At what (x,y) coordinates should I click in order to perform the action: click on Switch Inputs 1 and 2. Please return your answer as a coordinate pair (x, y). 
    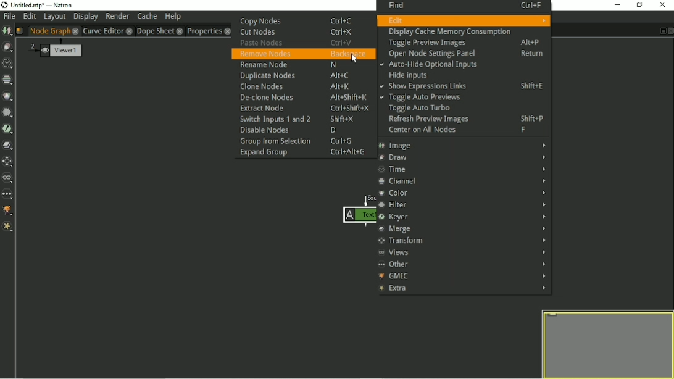
    Looking at the image, I should click on (305, 119).